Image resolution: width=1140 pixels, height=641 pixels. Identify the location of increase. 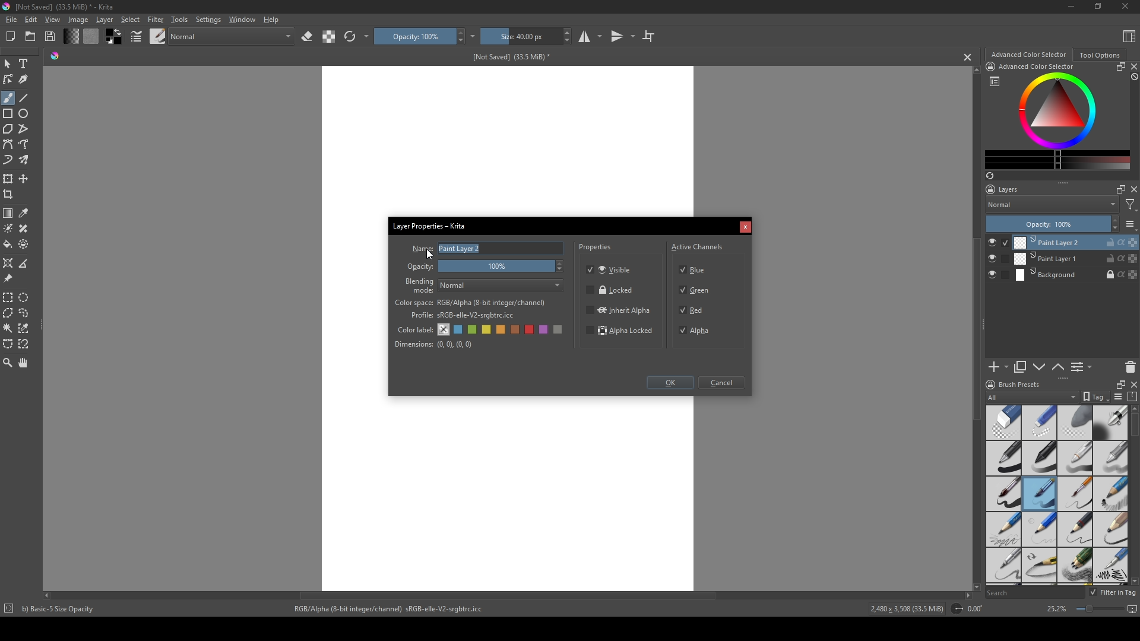
(1114, 220).